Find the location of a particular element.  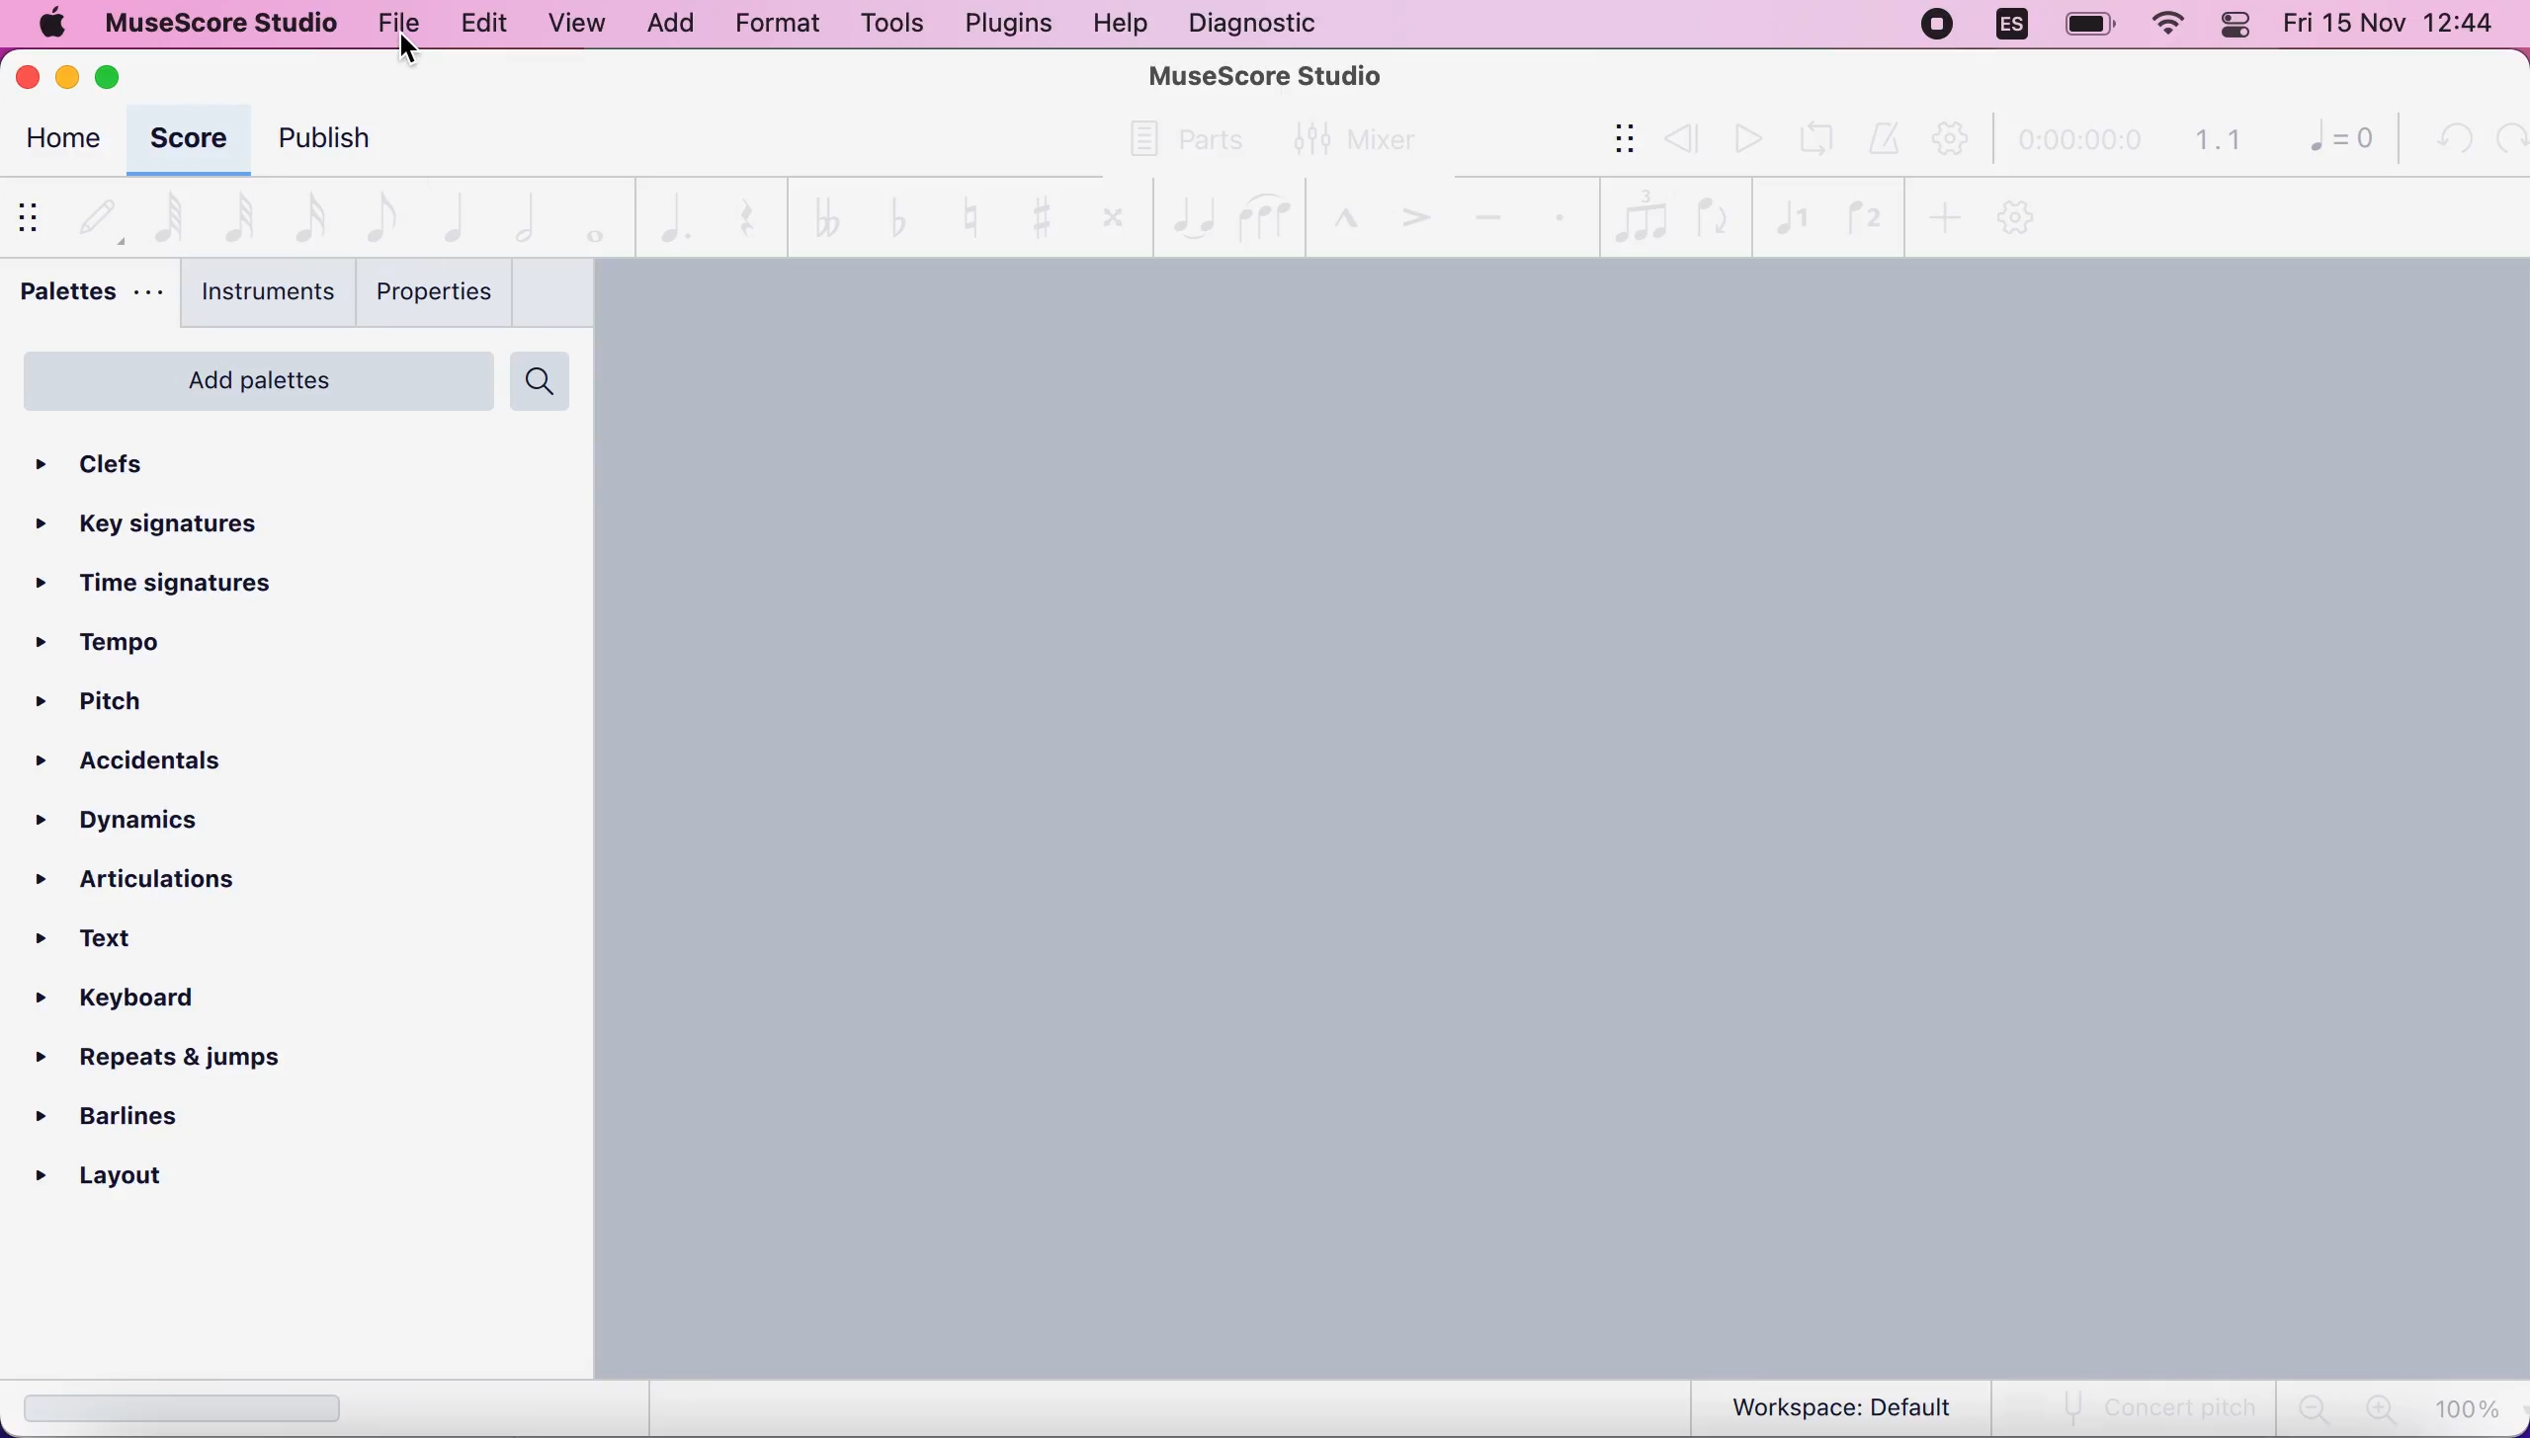

customization tool is located at coordinates (2019, 217).